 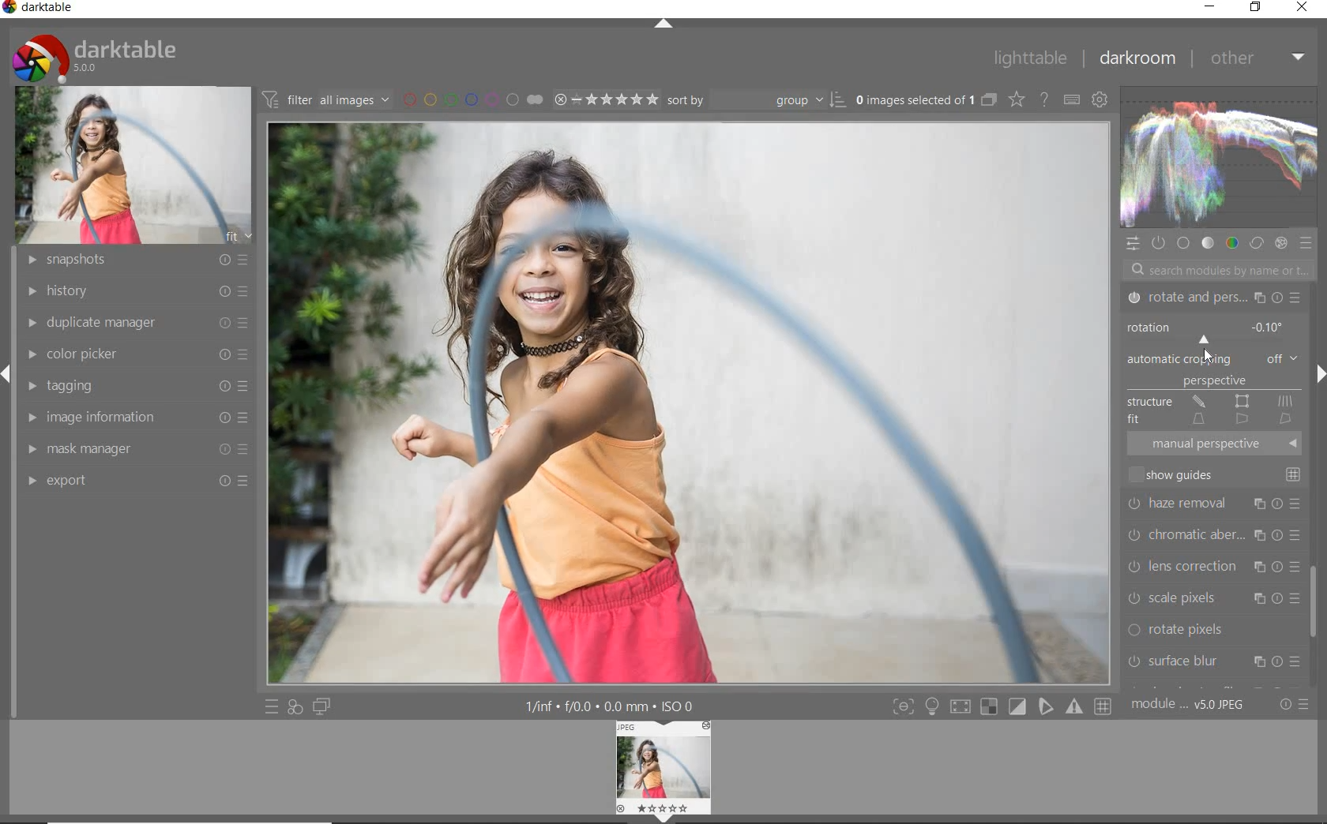 What do you see at coordinates (98, 58) in the screenshot?
I see `system logo & name` at bounding box center [98, 58].